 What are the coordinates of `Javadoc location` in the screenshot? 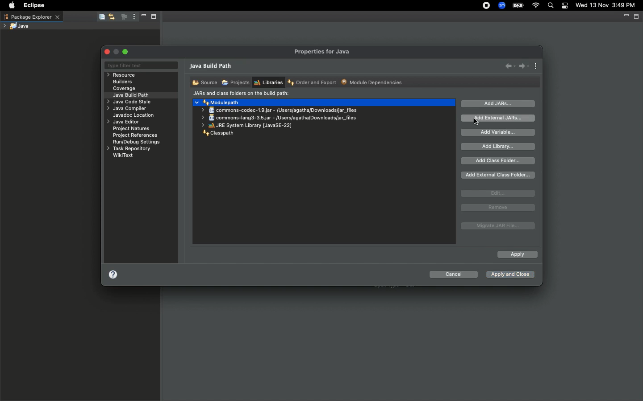 It's located at (134, 116).